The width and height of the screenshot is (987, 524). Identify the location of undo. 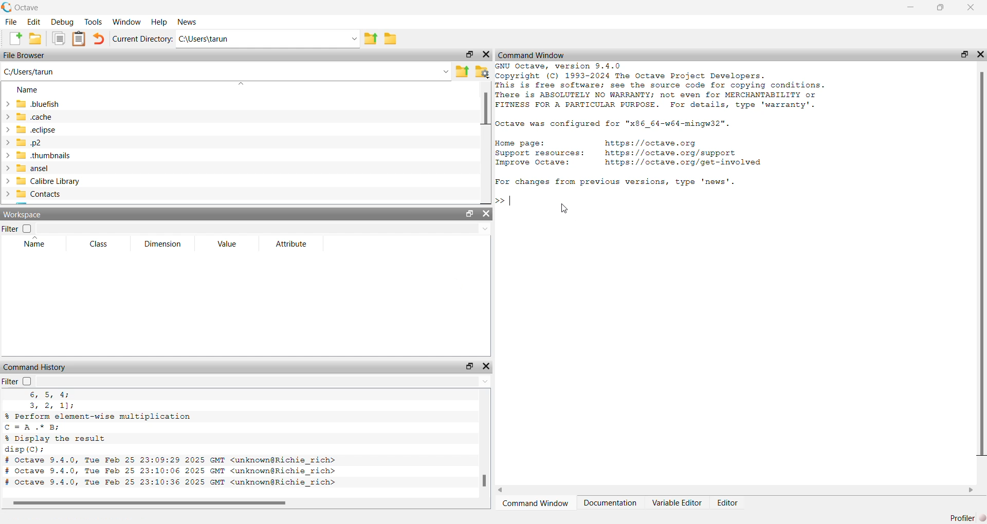
(99, 39).